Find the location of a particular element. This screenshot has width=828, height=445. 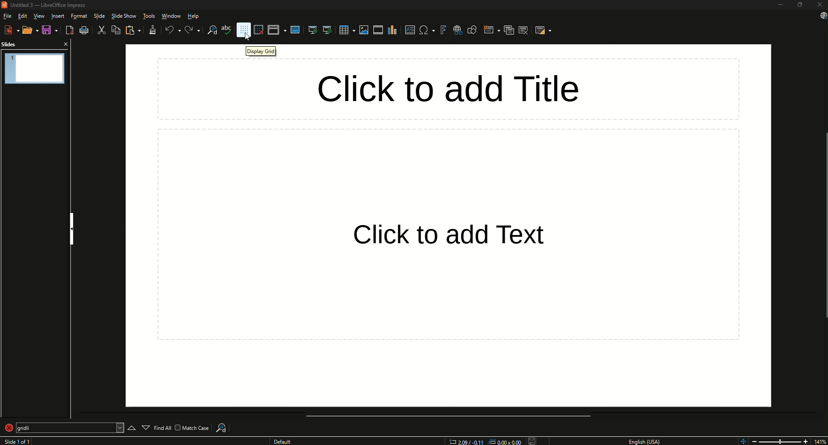

Fit slide to current window is located at coordinates (742, 441).